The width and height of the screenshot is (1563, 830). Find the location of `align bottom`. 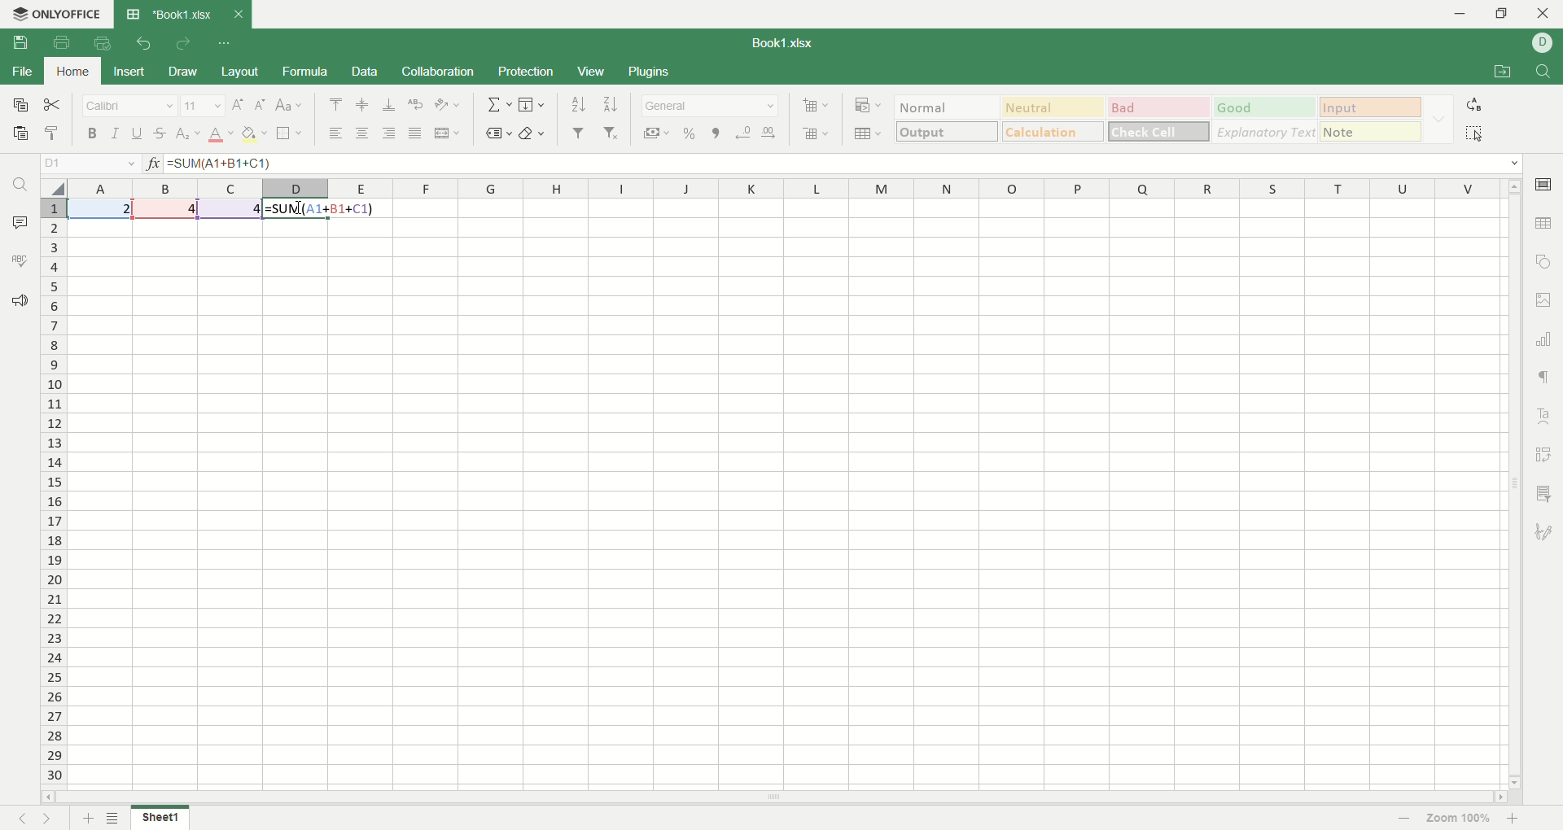

align bottom is located at coordinates (388, 104).